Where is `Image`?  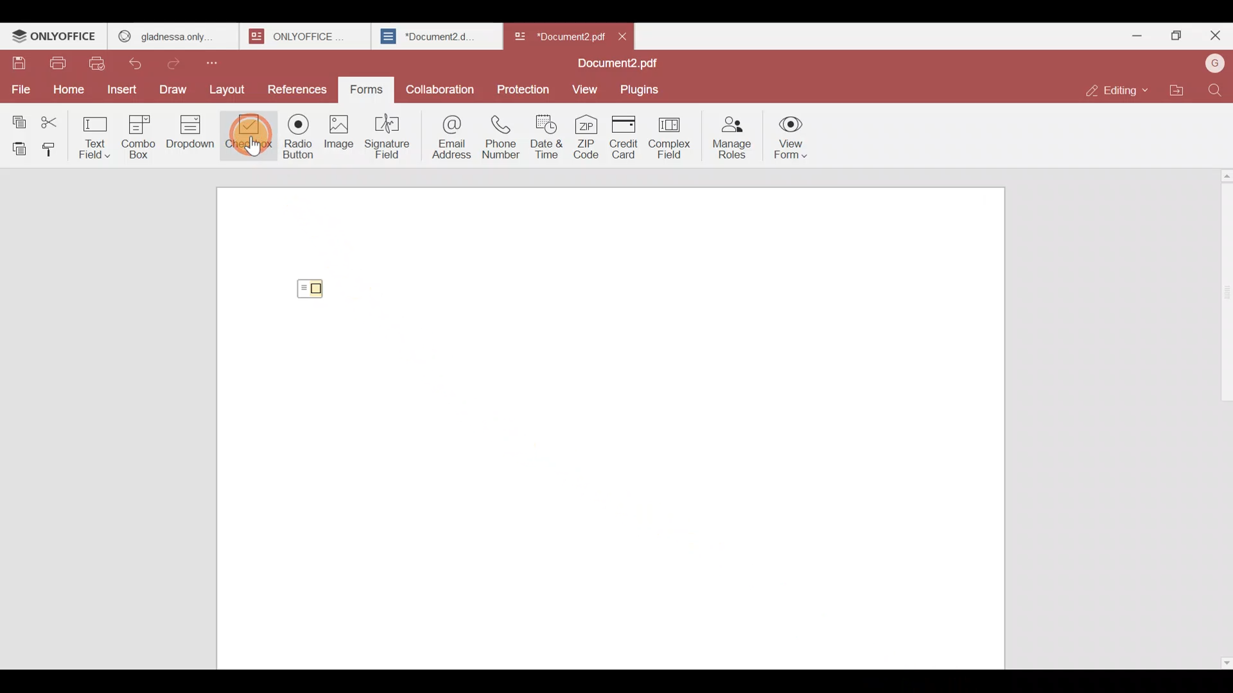
Image is located at coordinates (340, 141).